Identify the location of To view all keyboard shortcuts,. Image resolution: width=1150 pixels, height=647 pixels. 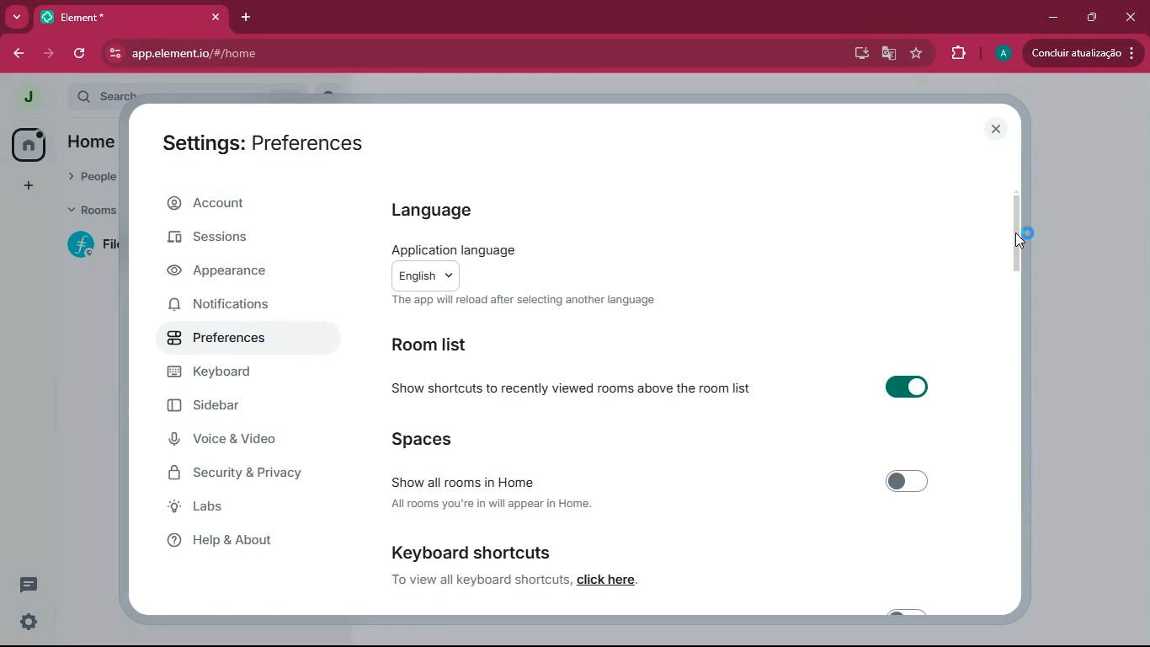
(480, 579).